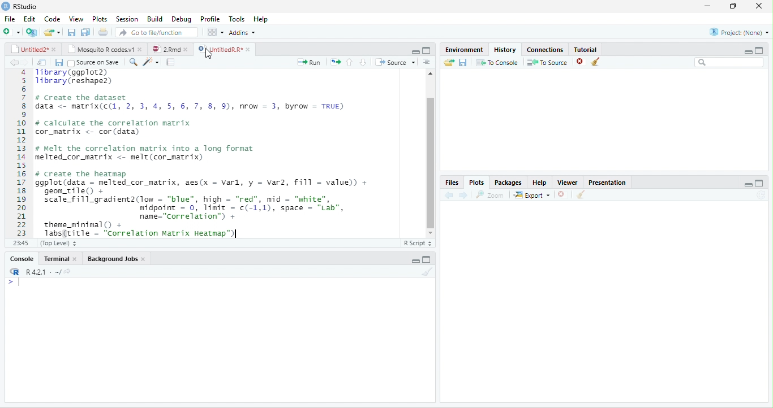 The image size is (773, 408). What do you see at coordinates (154, 18) in the screenshot?
I see `build` at bounding box center [154, 18].